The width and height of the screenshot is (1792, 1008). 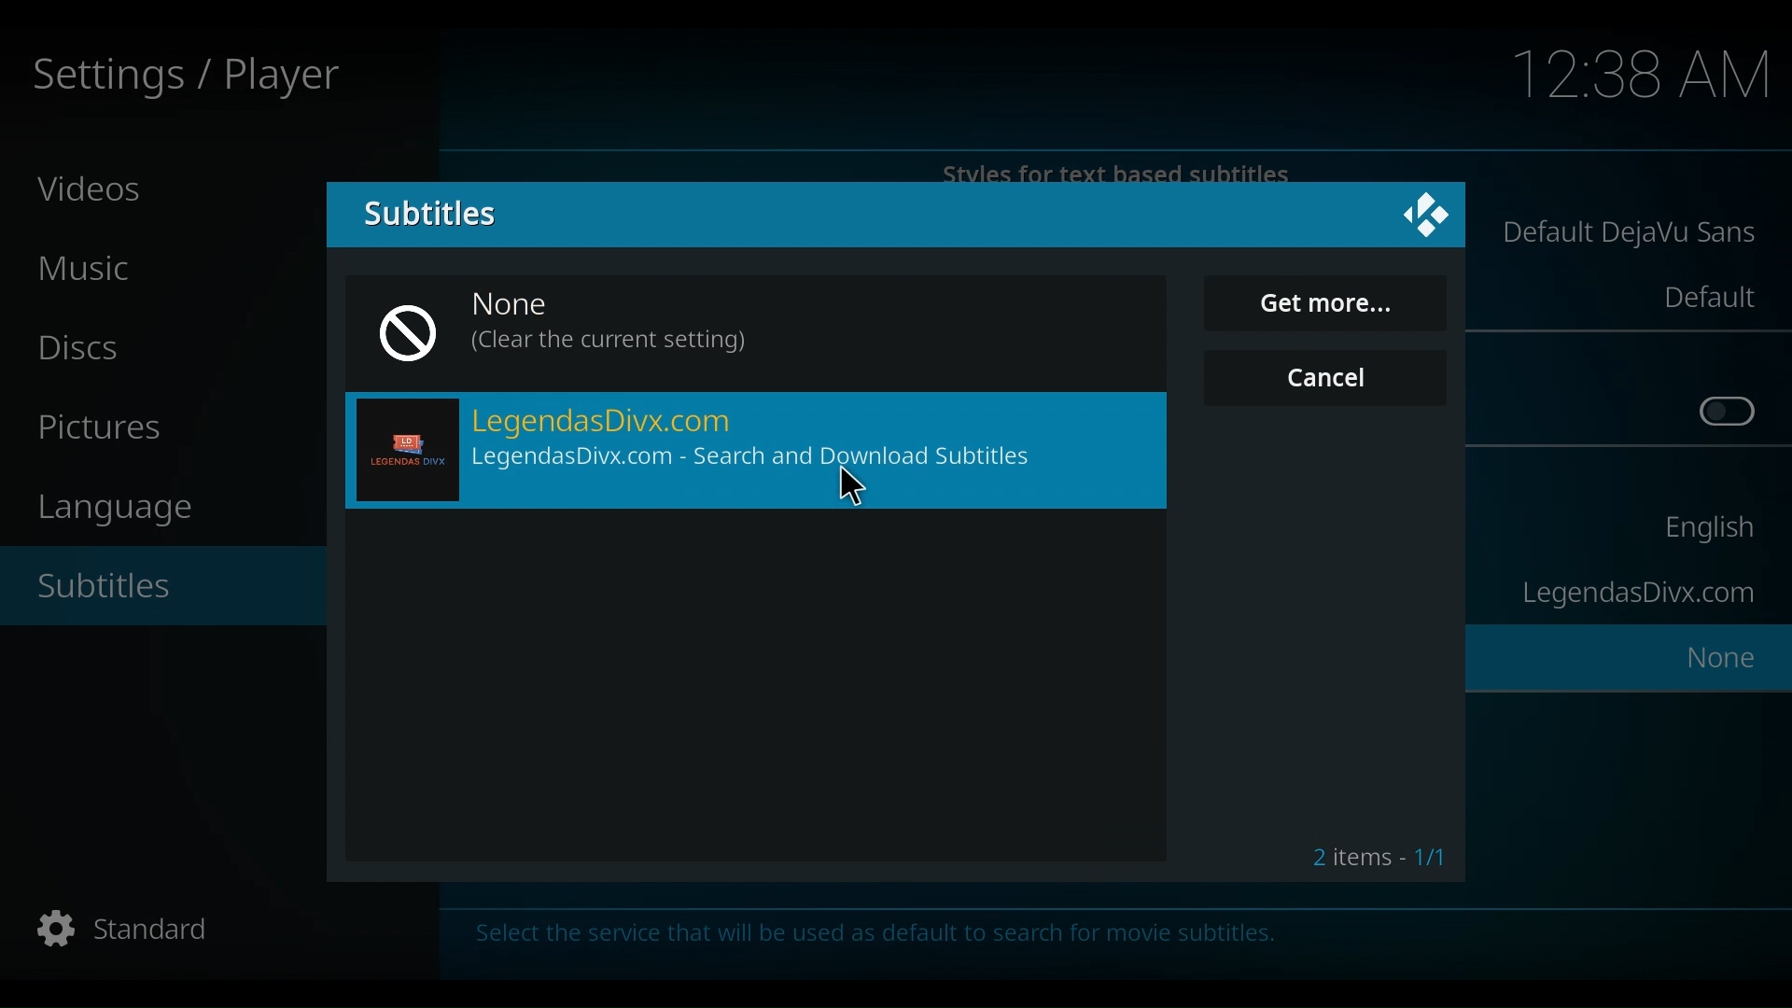 What do you see at coordinates (407, 452) in the screenshot?
I see `lengedas profile` at bounding box center [407, 452].